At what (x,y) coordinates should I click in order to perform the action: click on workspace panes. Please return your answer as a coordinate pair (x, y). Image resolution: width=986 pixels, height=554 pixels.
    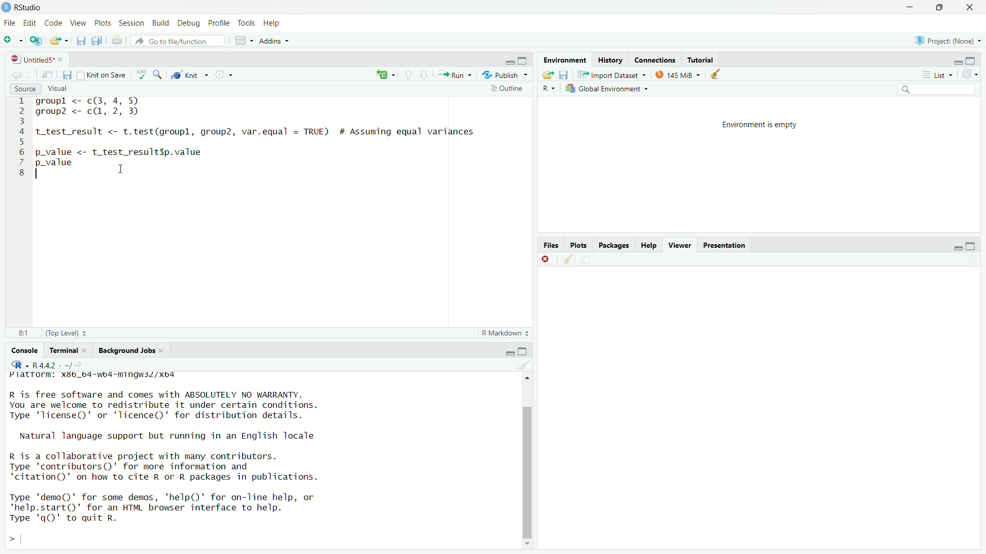
    Looking at the image, I should click on (240, 39).